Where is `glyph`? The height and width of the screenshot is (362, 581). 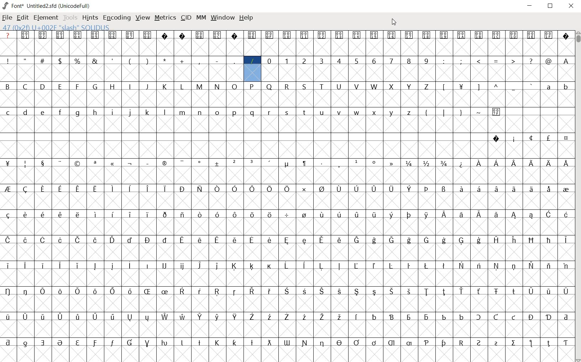 glyph is located at coordinates (164, 215).